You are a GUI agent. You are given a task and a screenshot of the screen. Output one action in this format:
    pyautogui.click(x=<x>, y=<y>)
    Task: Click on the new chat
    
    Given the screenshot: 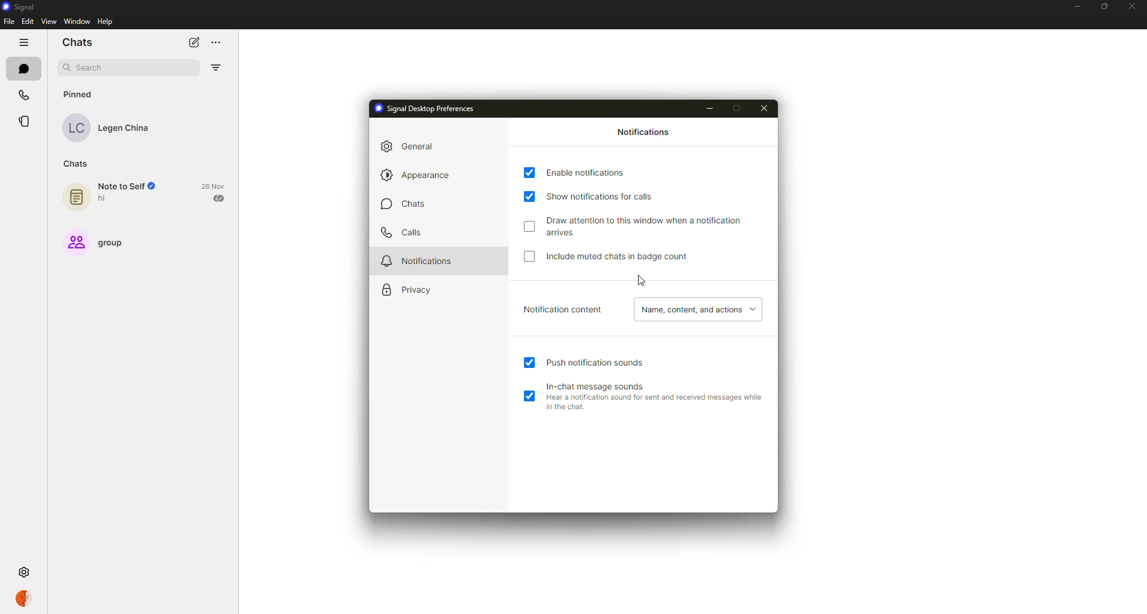 What is the action you would take?
    pyautogui.click(x=191, y=42)
    